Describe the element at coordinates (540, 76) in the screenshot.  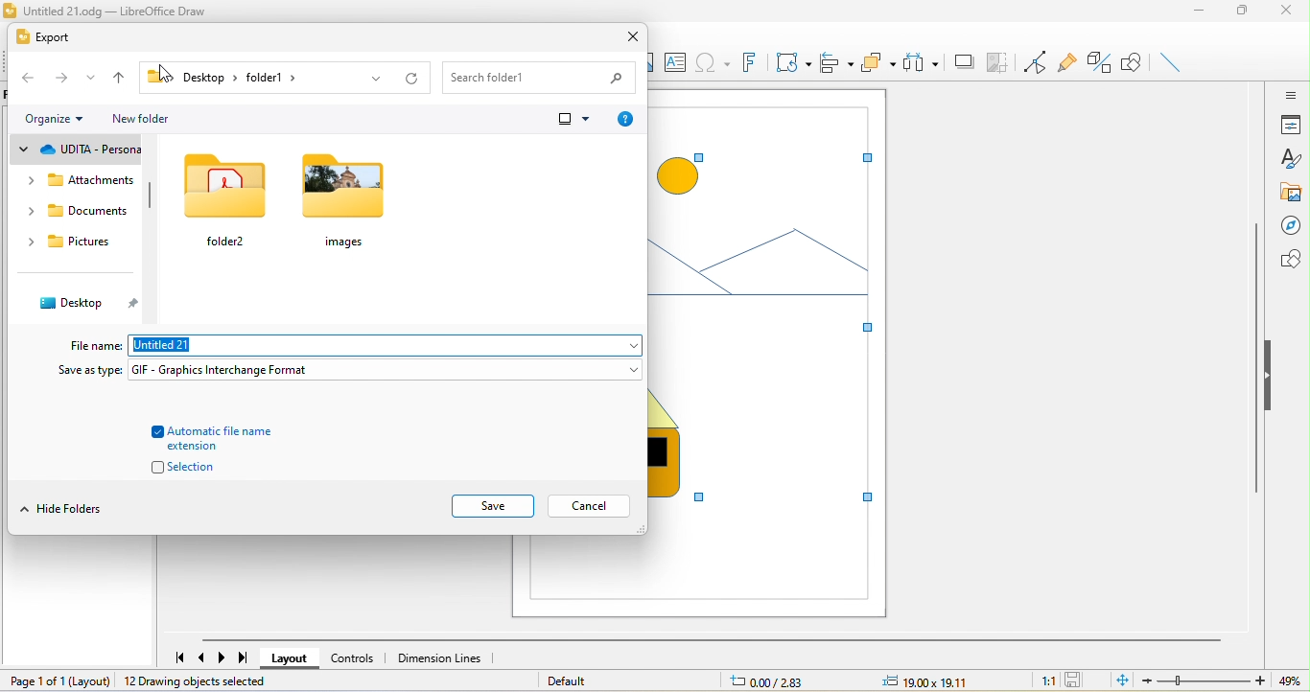
I see `search` at that location.